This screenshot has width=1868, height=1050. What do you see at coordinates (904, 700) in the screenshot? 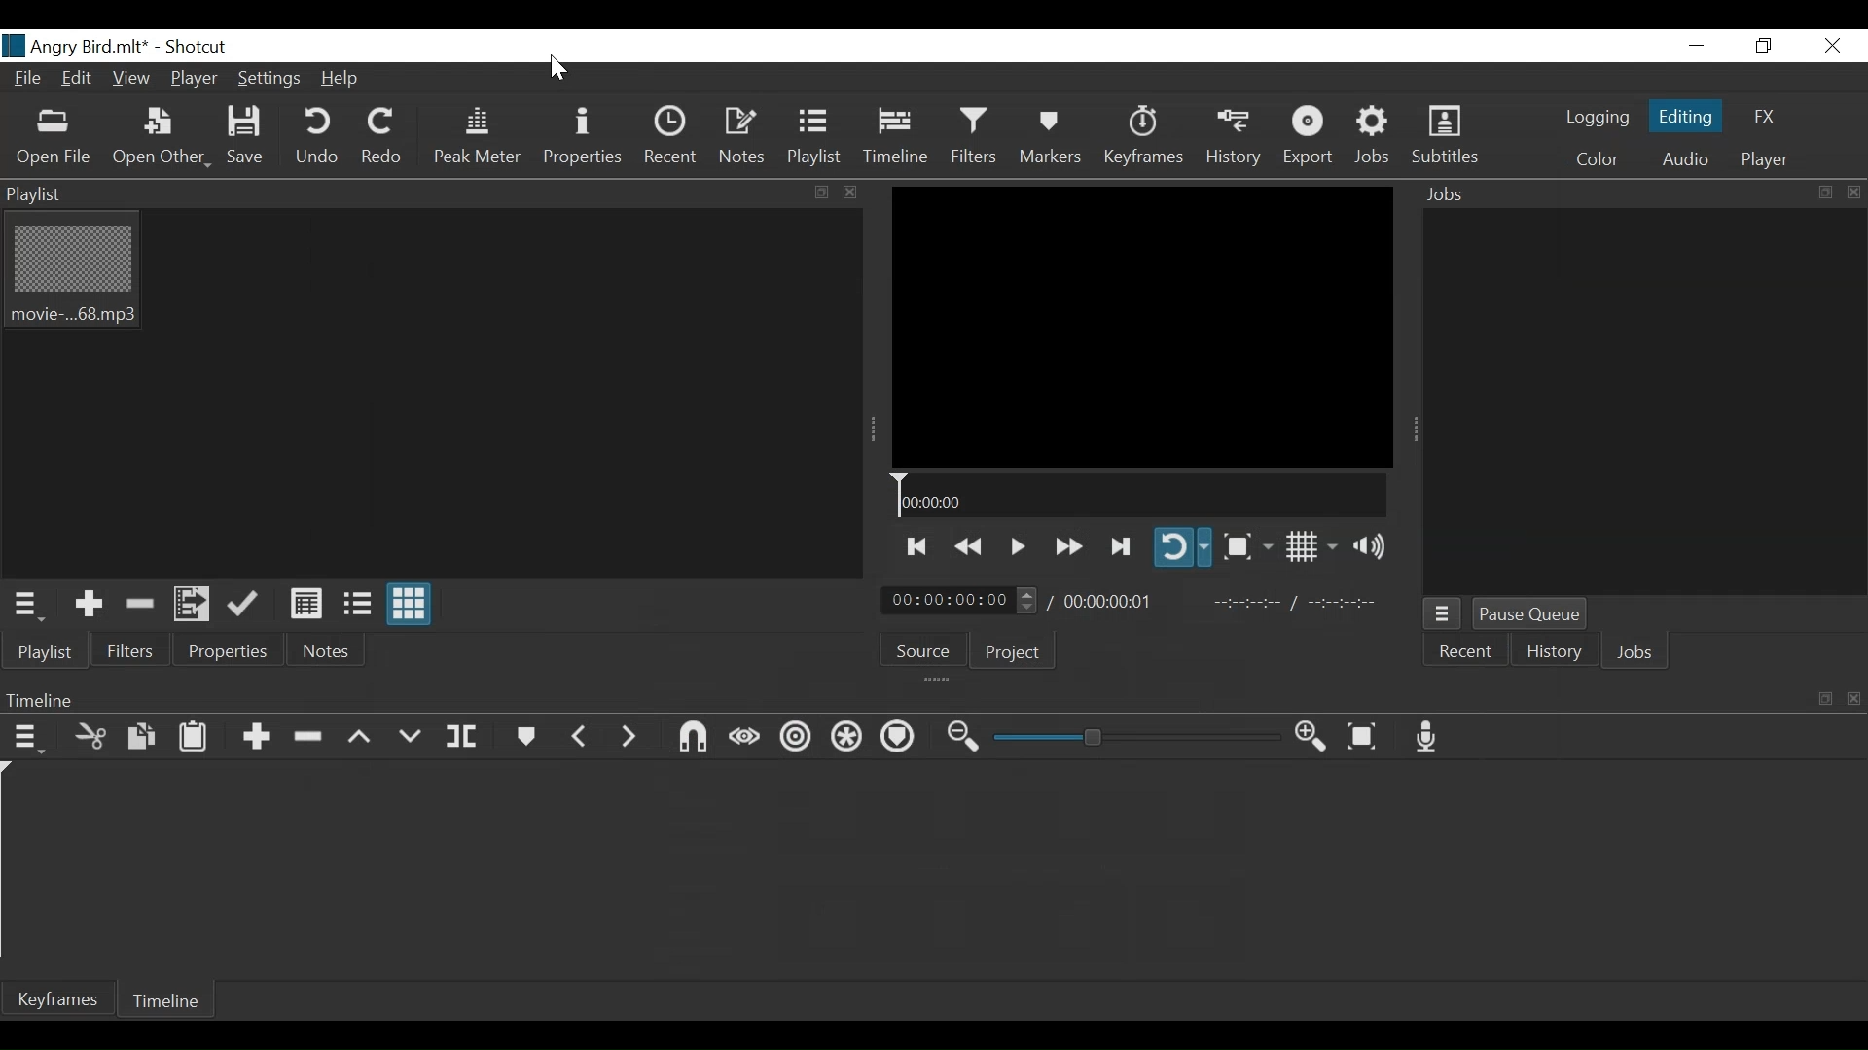
I see `Timeline menu` at bounding box center [904, 700].